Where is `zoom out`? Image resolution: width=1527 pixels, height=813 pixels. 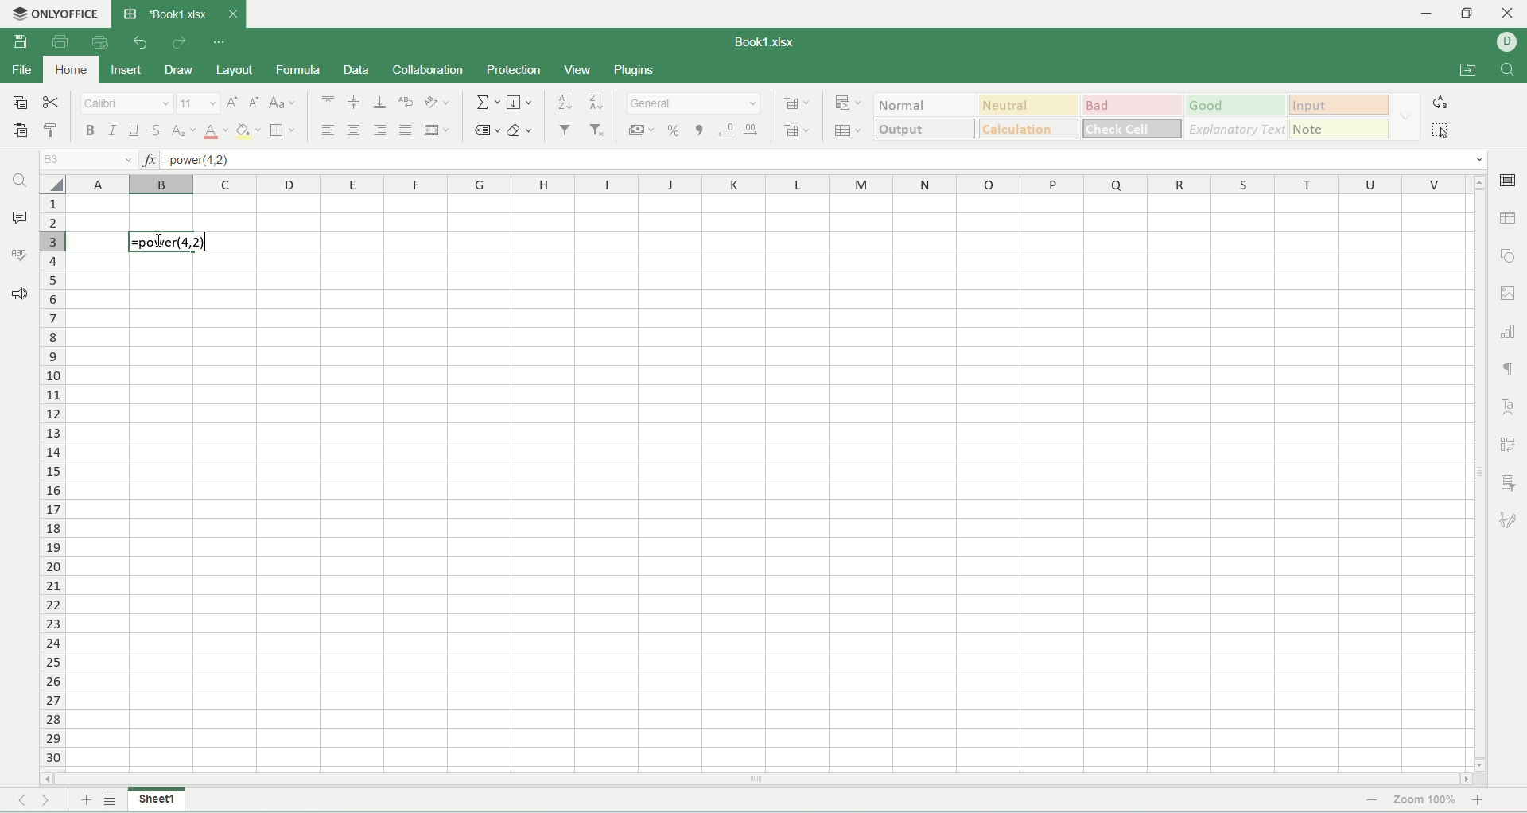 zoom out is located at coordinates (1372, 800).